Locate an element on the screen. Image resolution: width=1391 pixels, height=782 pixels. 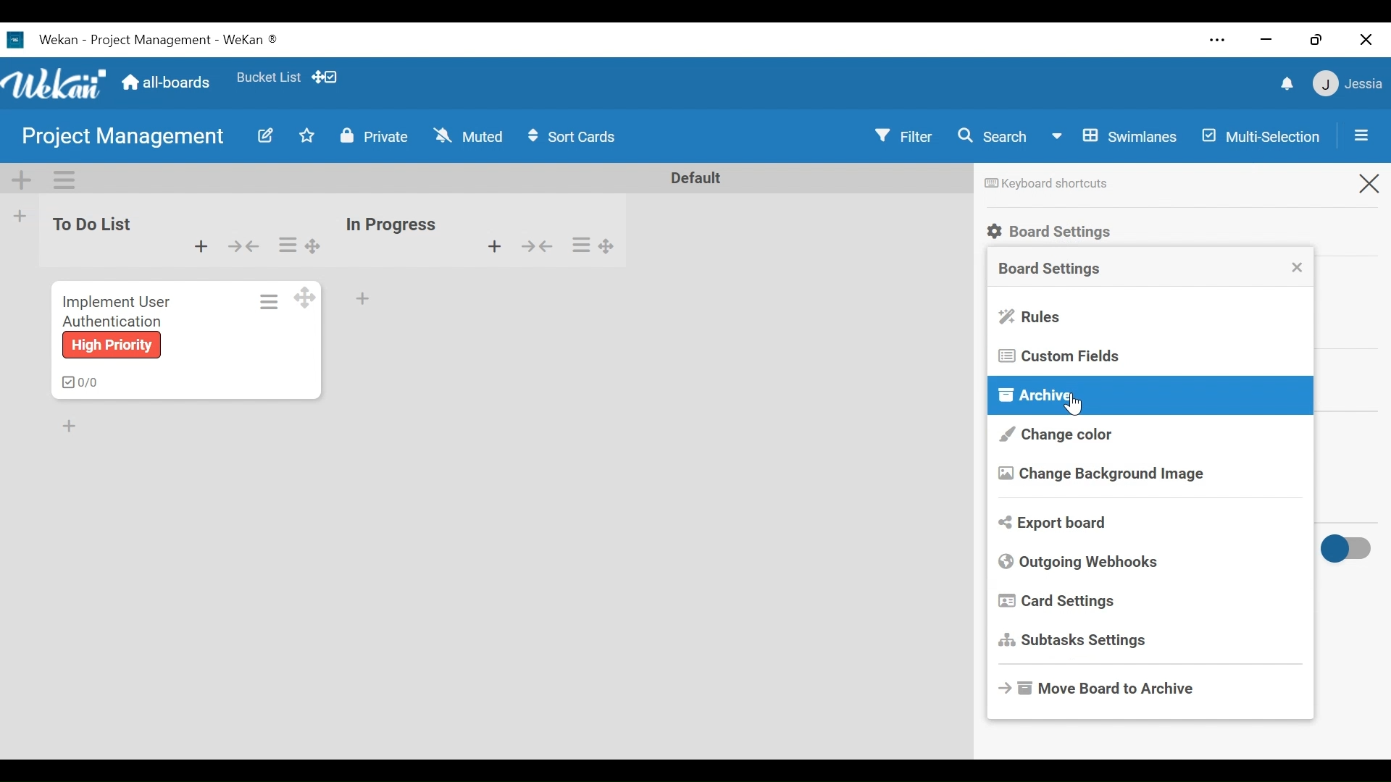
checklist is located at coordinates (77, 382).